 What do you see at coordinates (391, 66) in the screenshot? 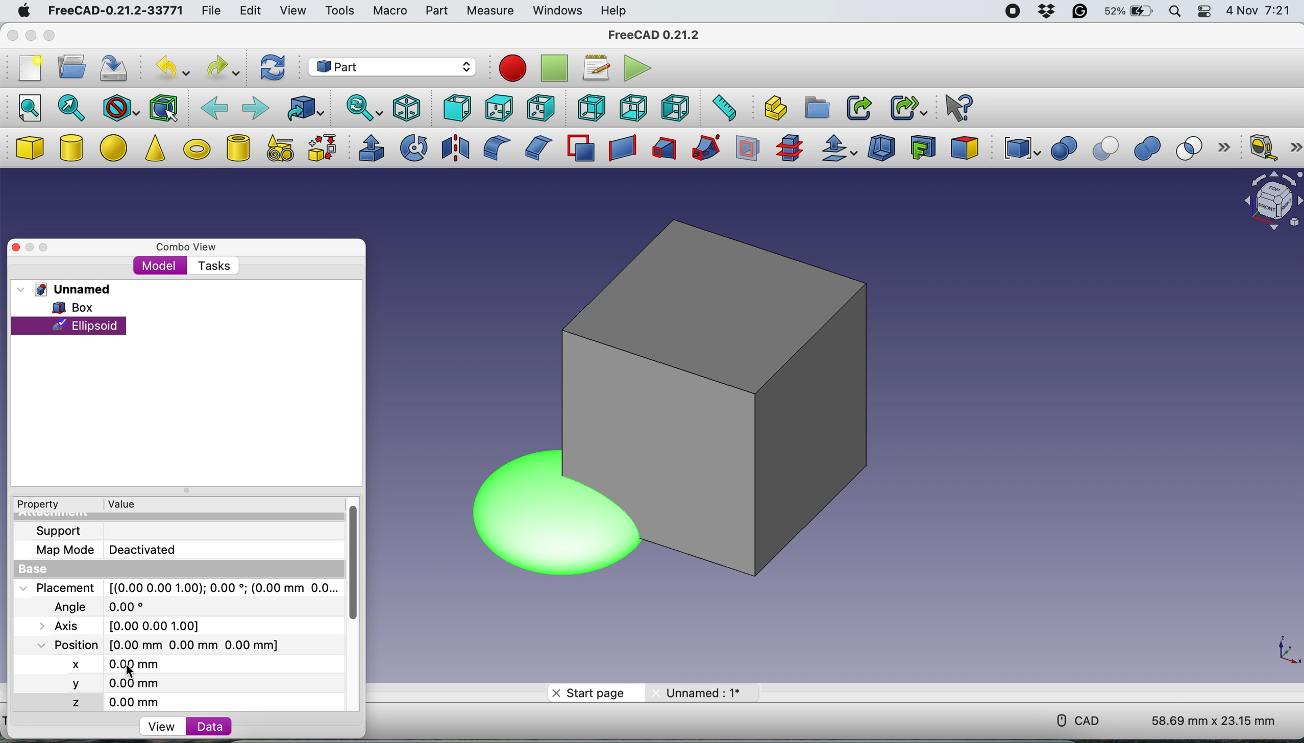
I see `workbench` at bounding box center [391, 66].